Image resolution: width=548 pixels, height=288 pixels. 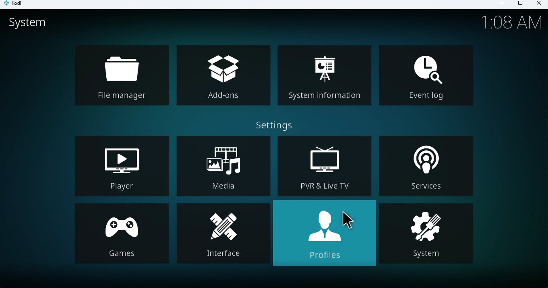 I want to click on PVR & Live TV, so click(x=326, y=166).